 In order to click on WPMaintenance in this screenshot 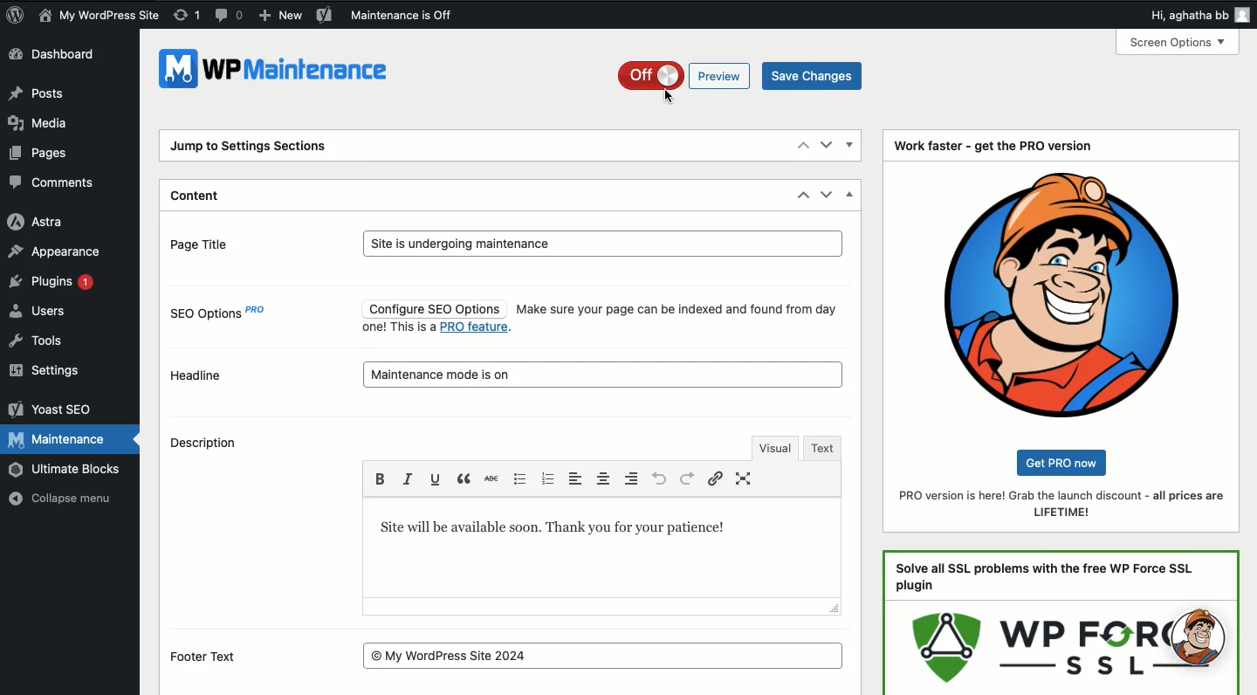, I will do `click(278, 74)`.